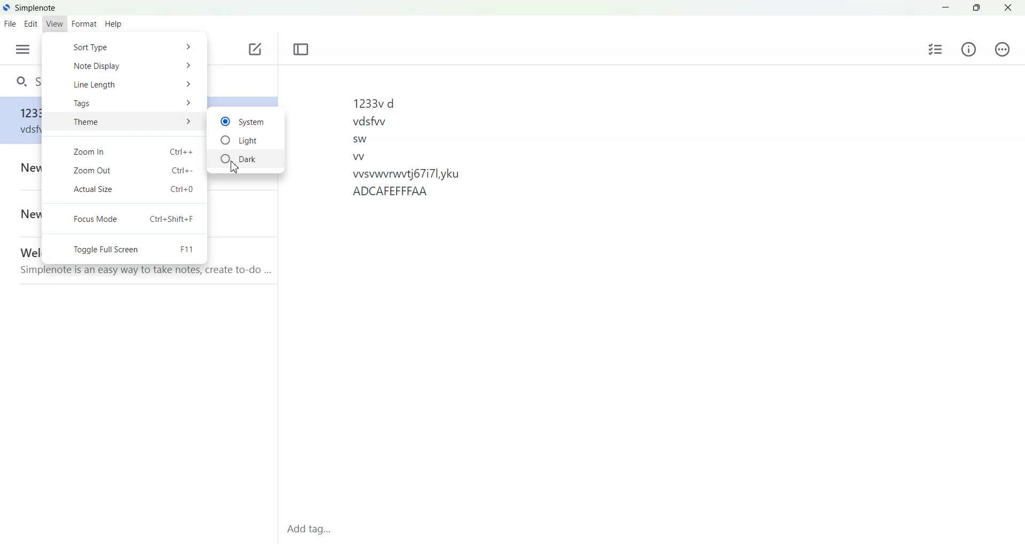 Image resolution: width=1025 pixels, height=544 pixels. Describe the element at coordinates (83, 25) in the screenshot. I see `Format` at that location.